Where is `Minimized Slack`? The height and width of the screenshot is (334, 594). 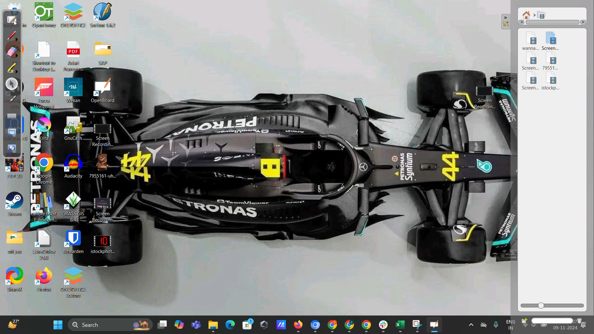
Minimized Slack is located at coordinates (384, 325).